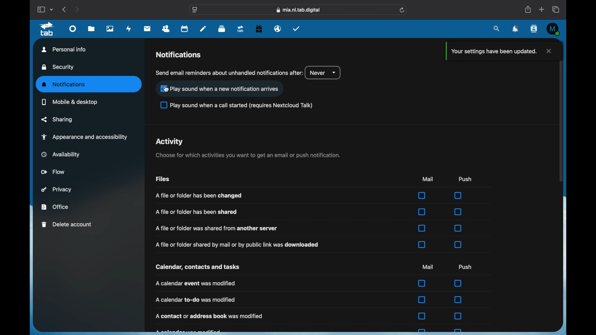 The width and height of the screenshot is (596, 335). What do you see at coordinates (189, 331) in the screenshot?
I see `obscured text` at bounding box center [189, 331].